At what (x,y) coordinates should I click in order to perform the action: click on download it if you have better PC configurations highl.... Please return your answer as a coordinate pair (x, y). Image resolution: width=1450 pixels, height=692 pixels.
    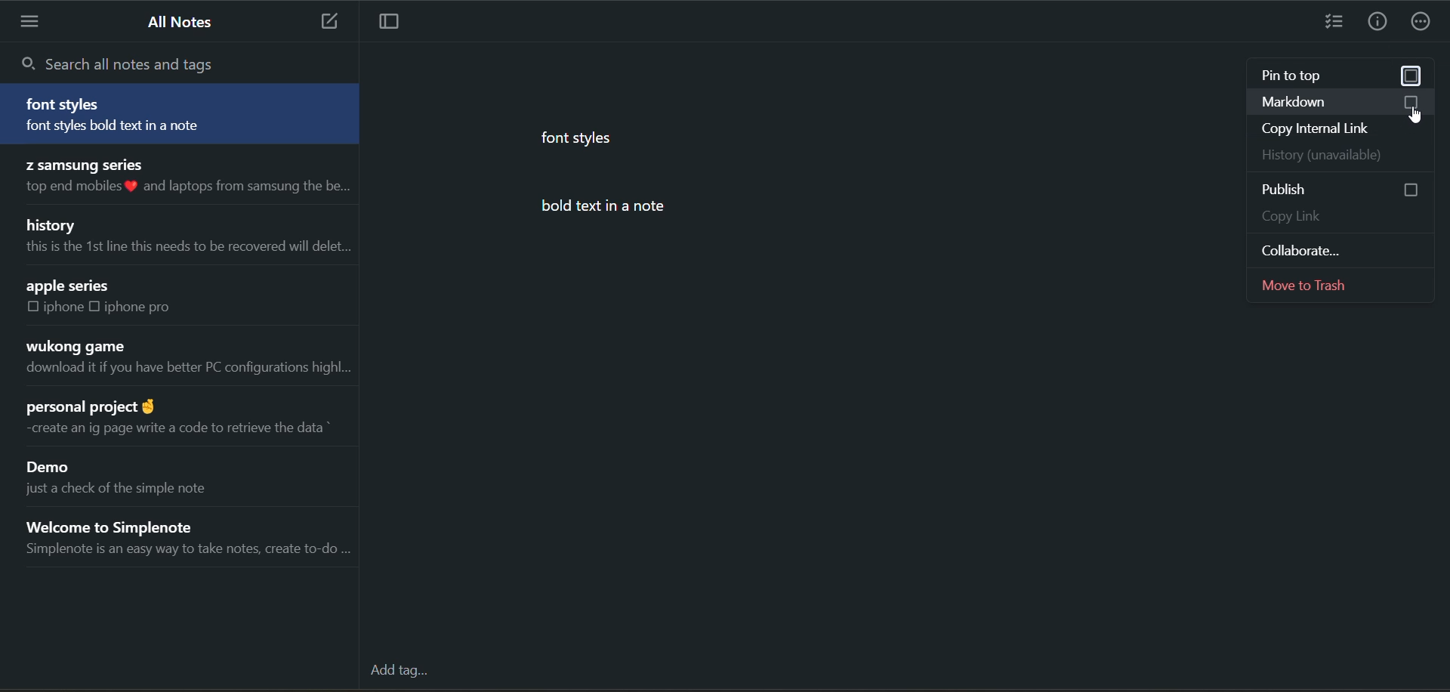
    Looking at the image, I should click on (187, 371).